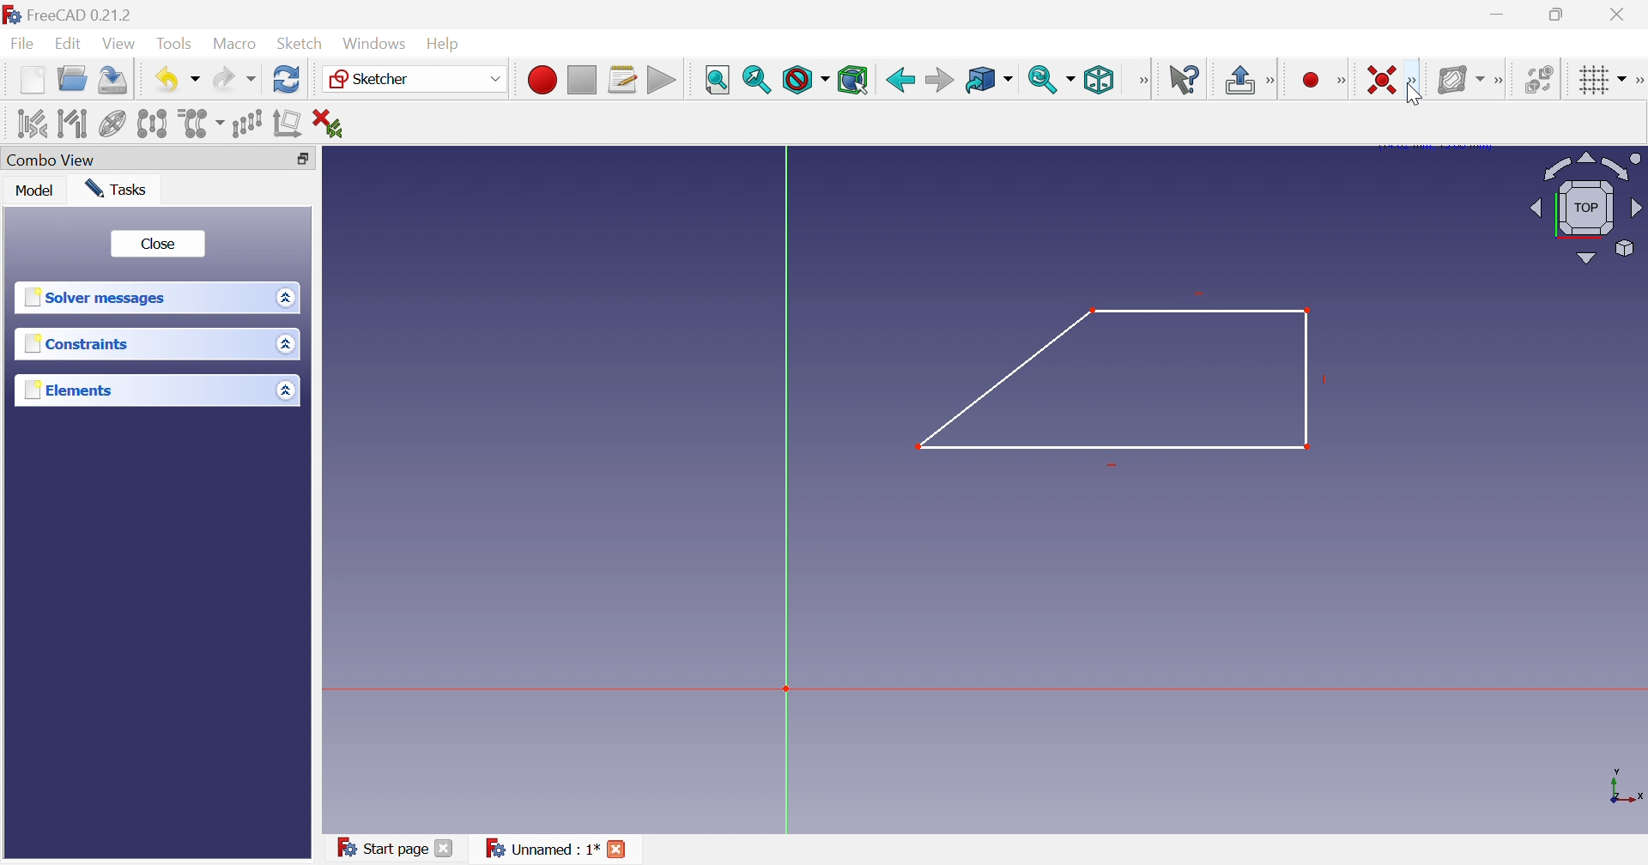  I want to click on Isometric, so click(1100, 80).